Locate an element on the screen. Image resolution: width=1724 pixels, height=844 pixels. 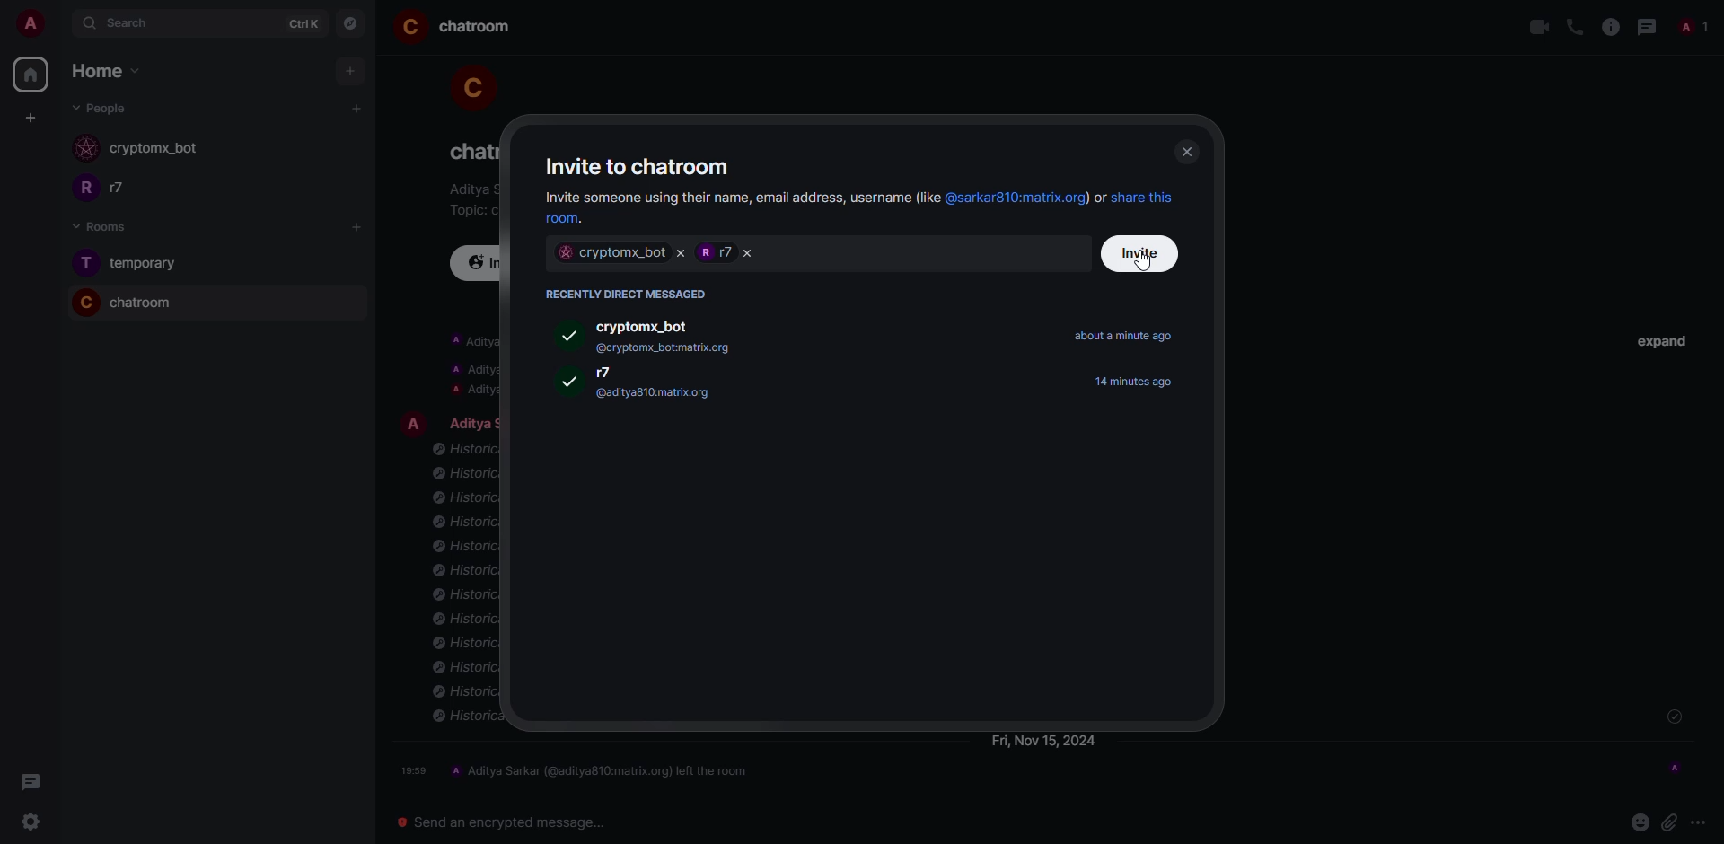
day is located at coordinates (1045, 742).